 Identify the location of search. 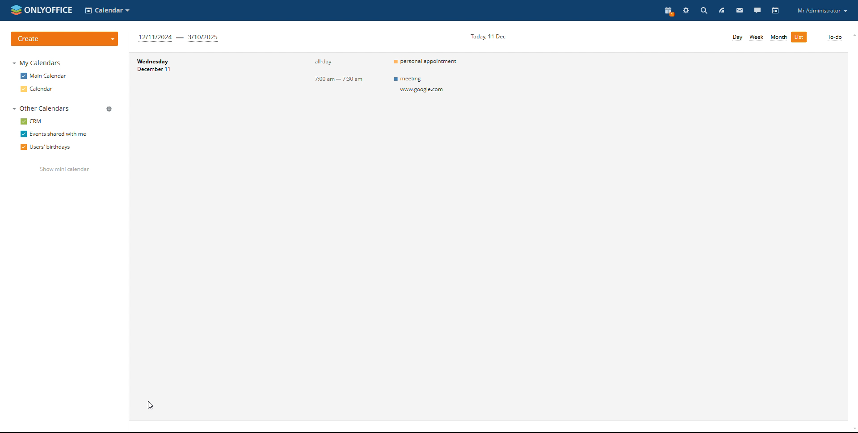
(703, 10).